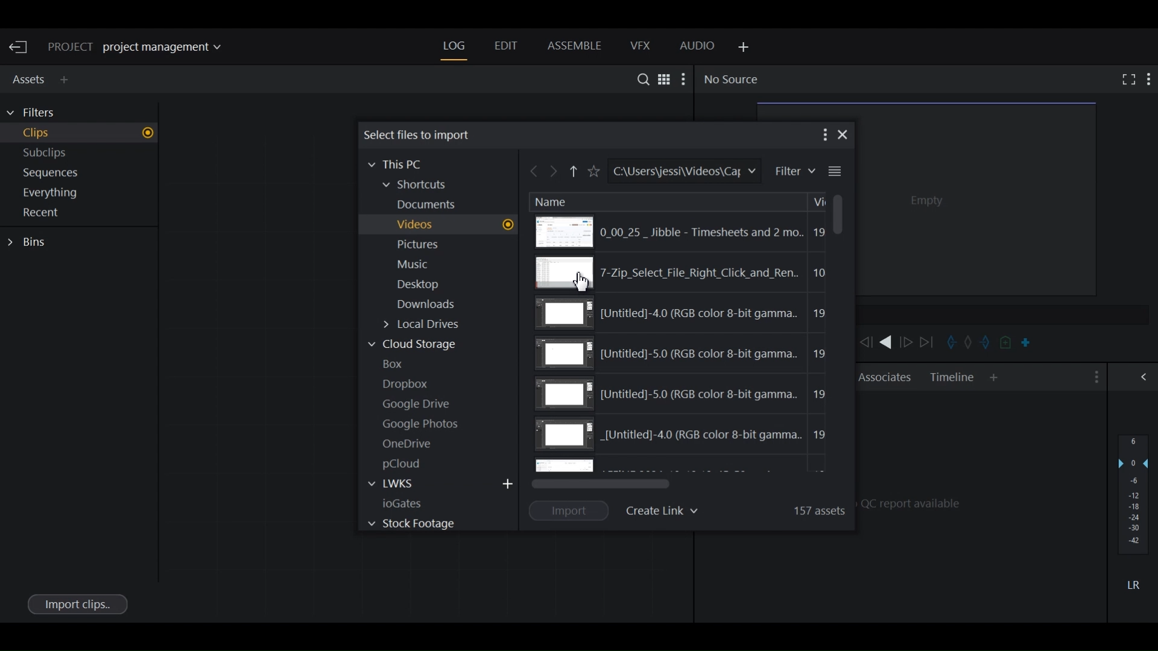  What do you see at coordinates (837, 214) in the screenshot?
I see `Vertical Scroll bar` at bounding box center [837, 214].